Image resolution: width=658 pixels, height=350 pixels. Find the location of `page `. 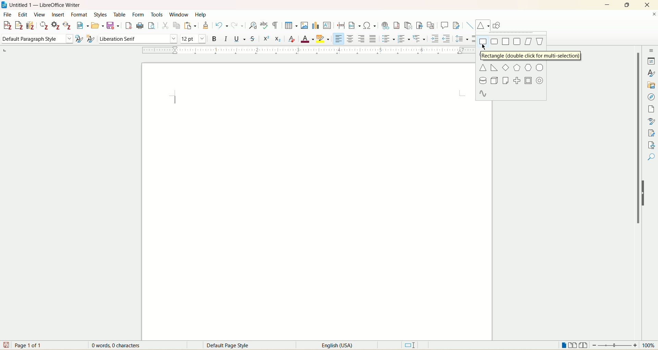

page  is located at coordinates (653, 109).